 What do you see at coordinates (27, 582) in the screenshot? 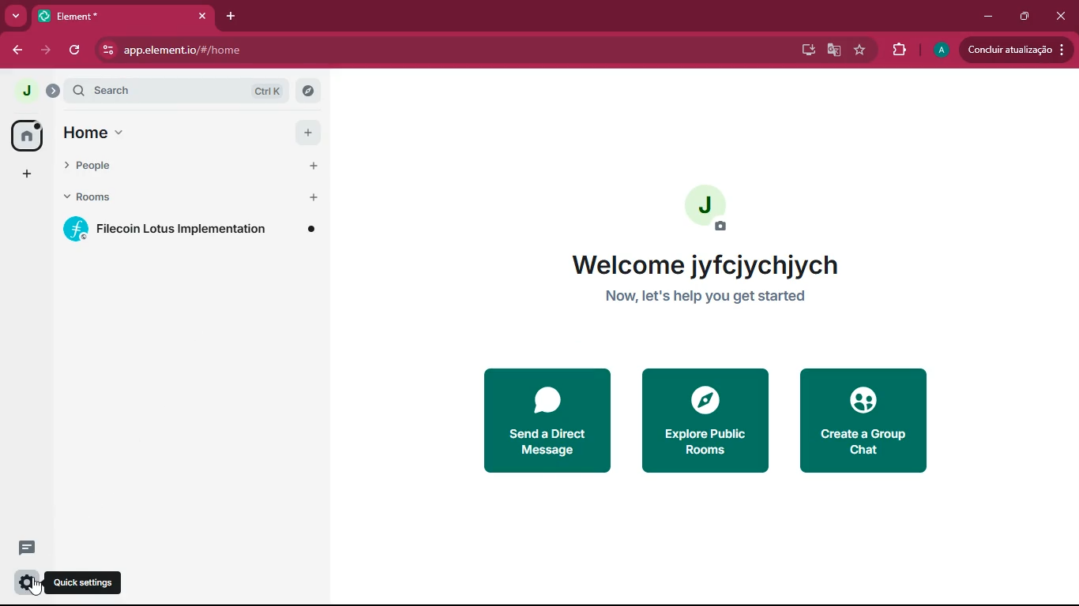
I see `Cursor on settings` at bounding box center [27, 582].